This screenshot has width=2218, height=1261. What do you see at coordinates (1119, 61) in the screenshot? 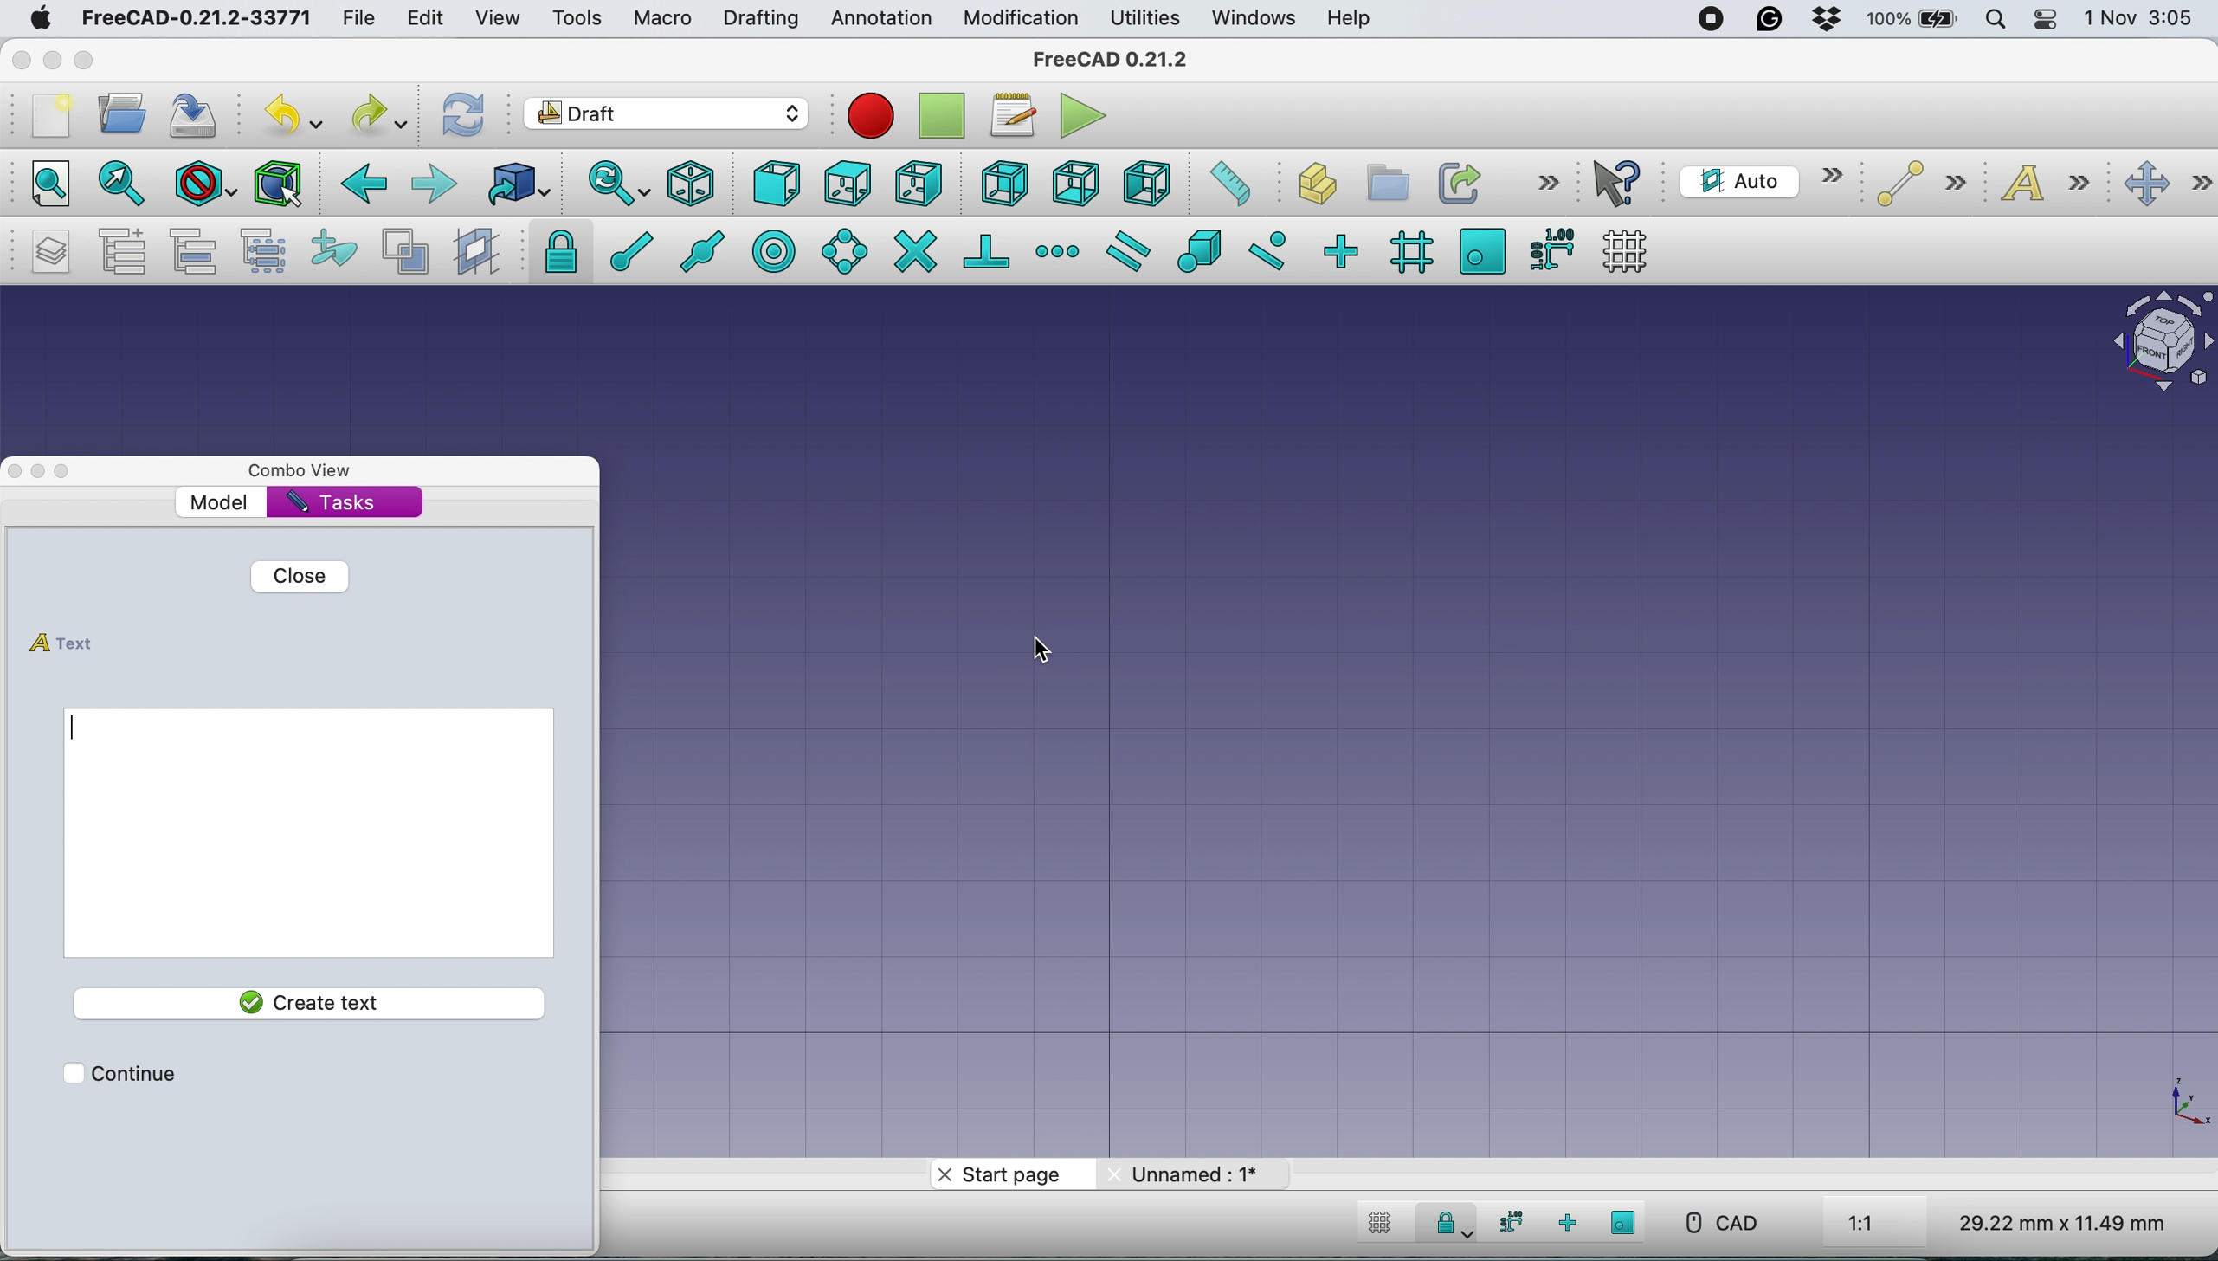
I see `freecad` at bounding box center [1119, 61].